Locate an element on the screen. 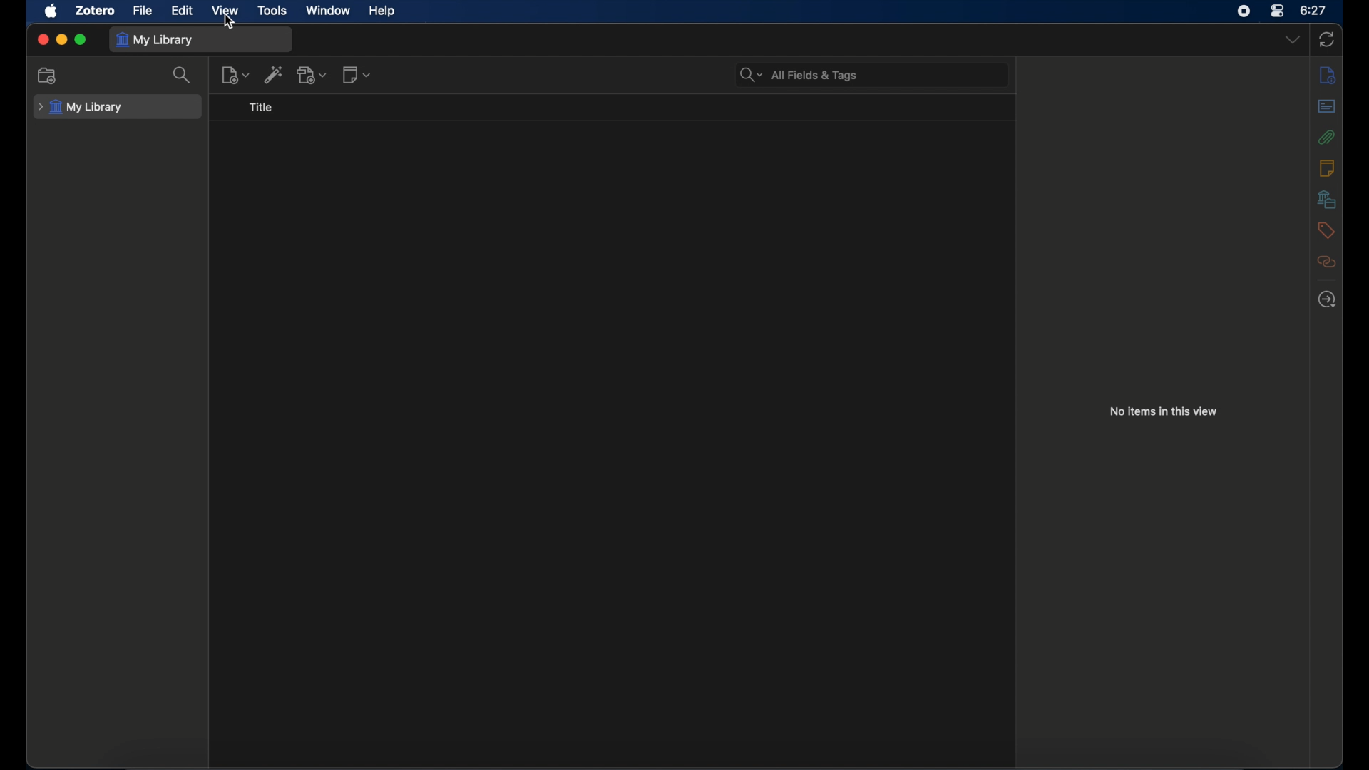 Image resolution: width=1369 pixels, height=770 pixels. tools is located at coordinates (272, 10).